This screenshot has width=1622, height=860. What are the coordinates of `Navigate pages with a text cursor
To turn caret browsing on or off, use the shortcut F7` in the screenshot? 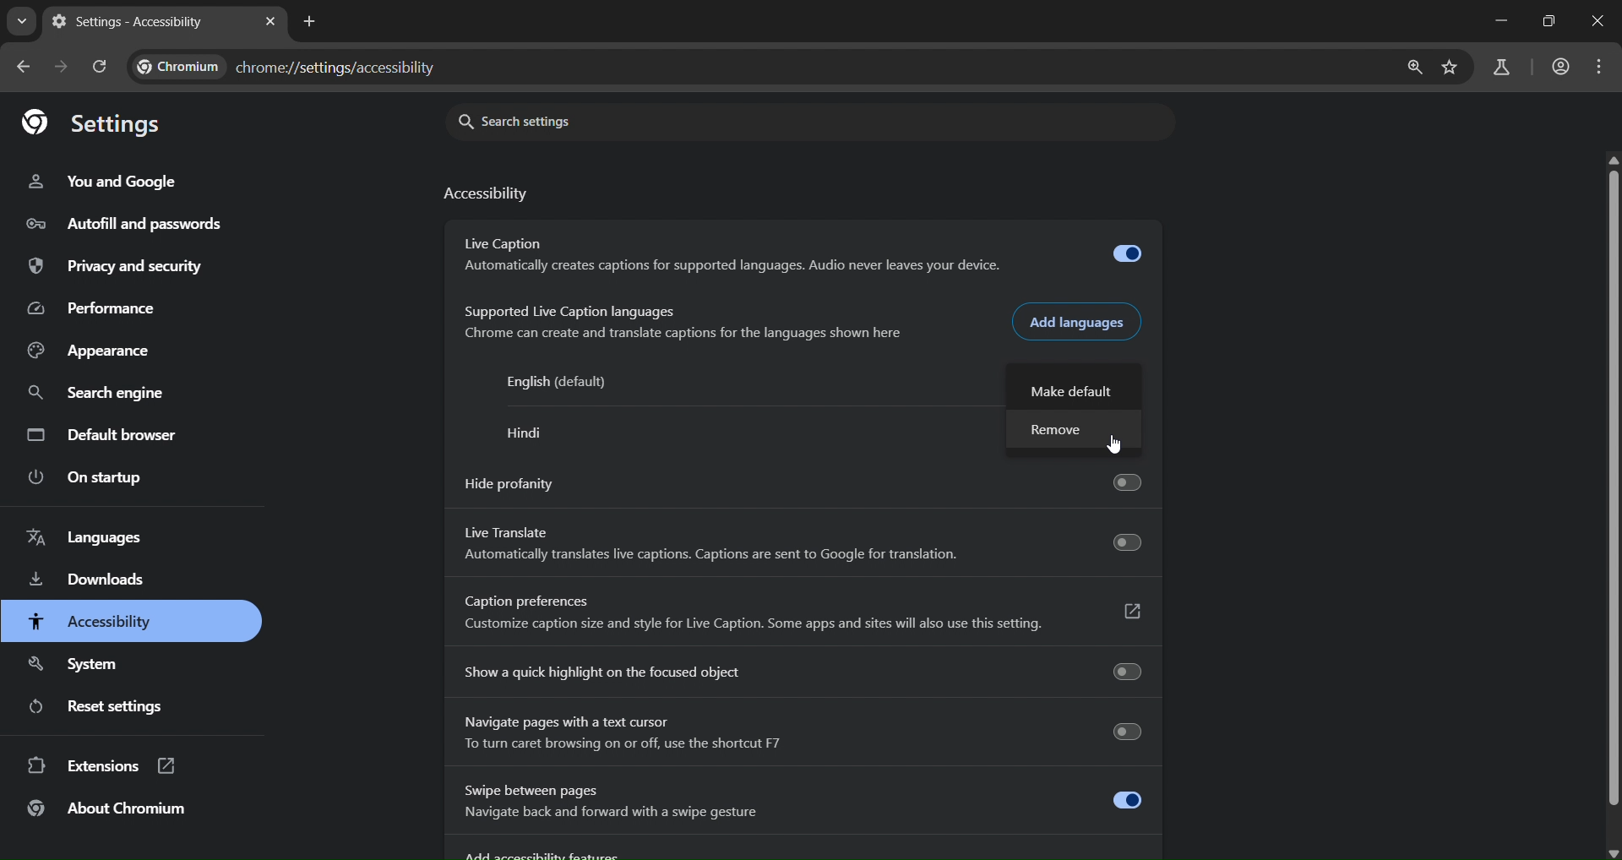 It's located at (796, 733).